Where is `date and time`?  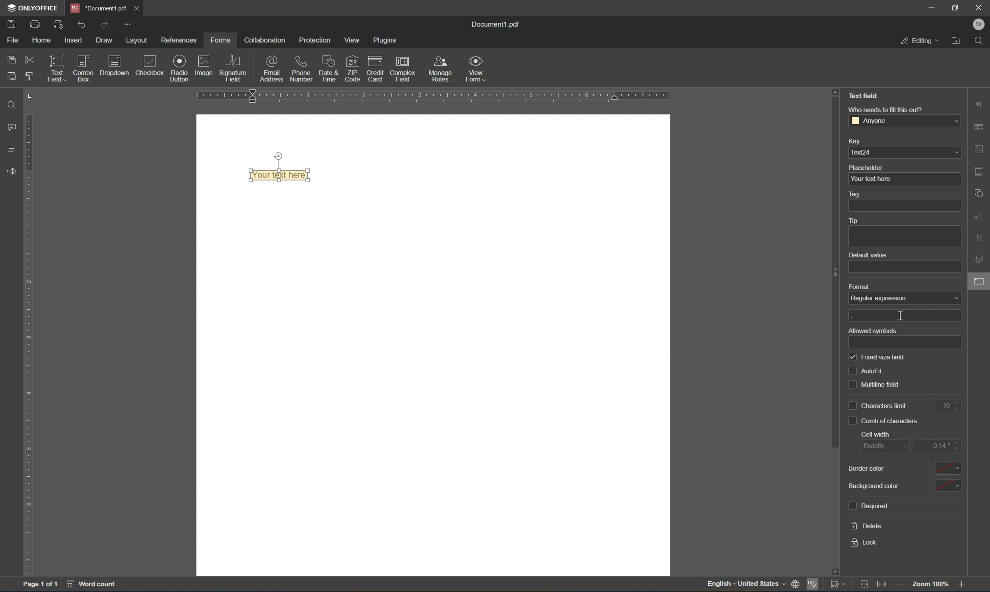 date and time is located at coordinates (329, 68).